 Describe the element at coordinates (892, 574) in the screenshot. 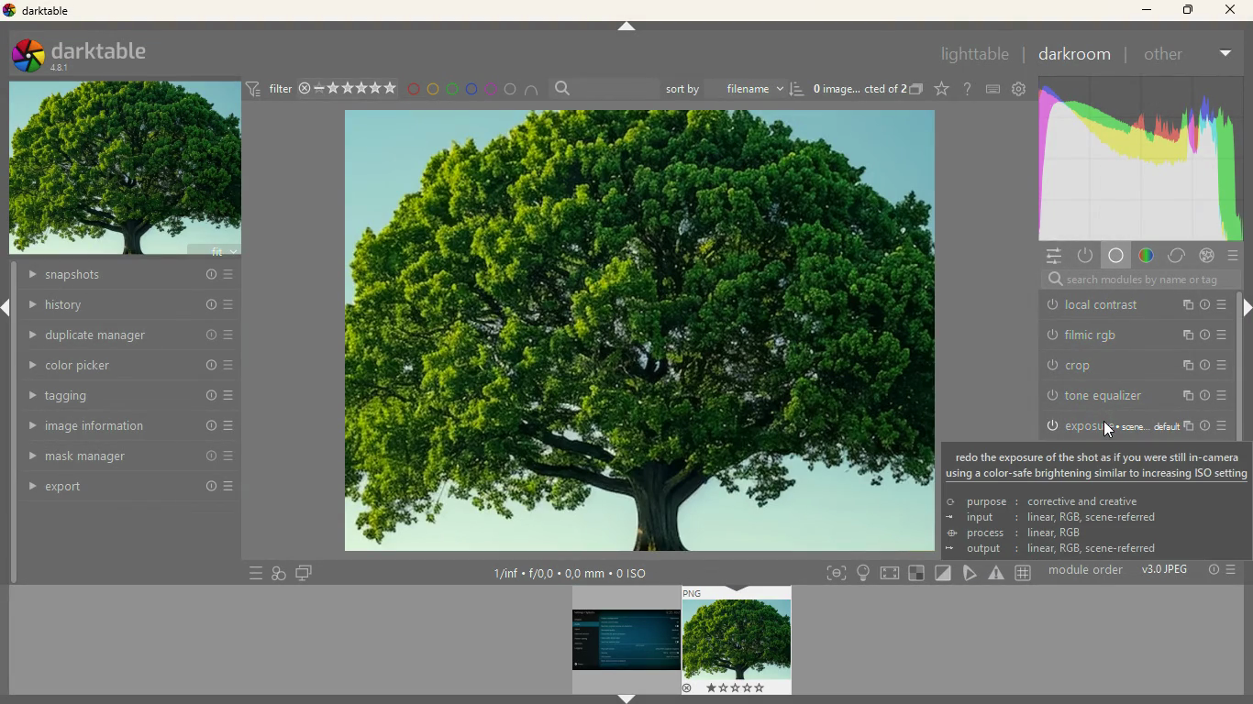

I see `screen` at that location.